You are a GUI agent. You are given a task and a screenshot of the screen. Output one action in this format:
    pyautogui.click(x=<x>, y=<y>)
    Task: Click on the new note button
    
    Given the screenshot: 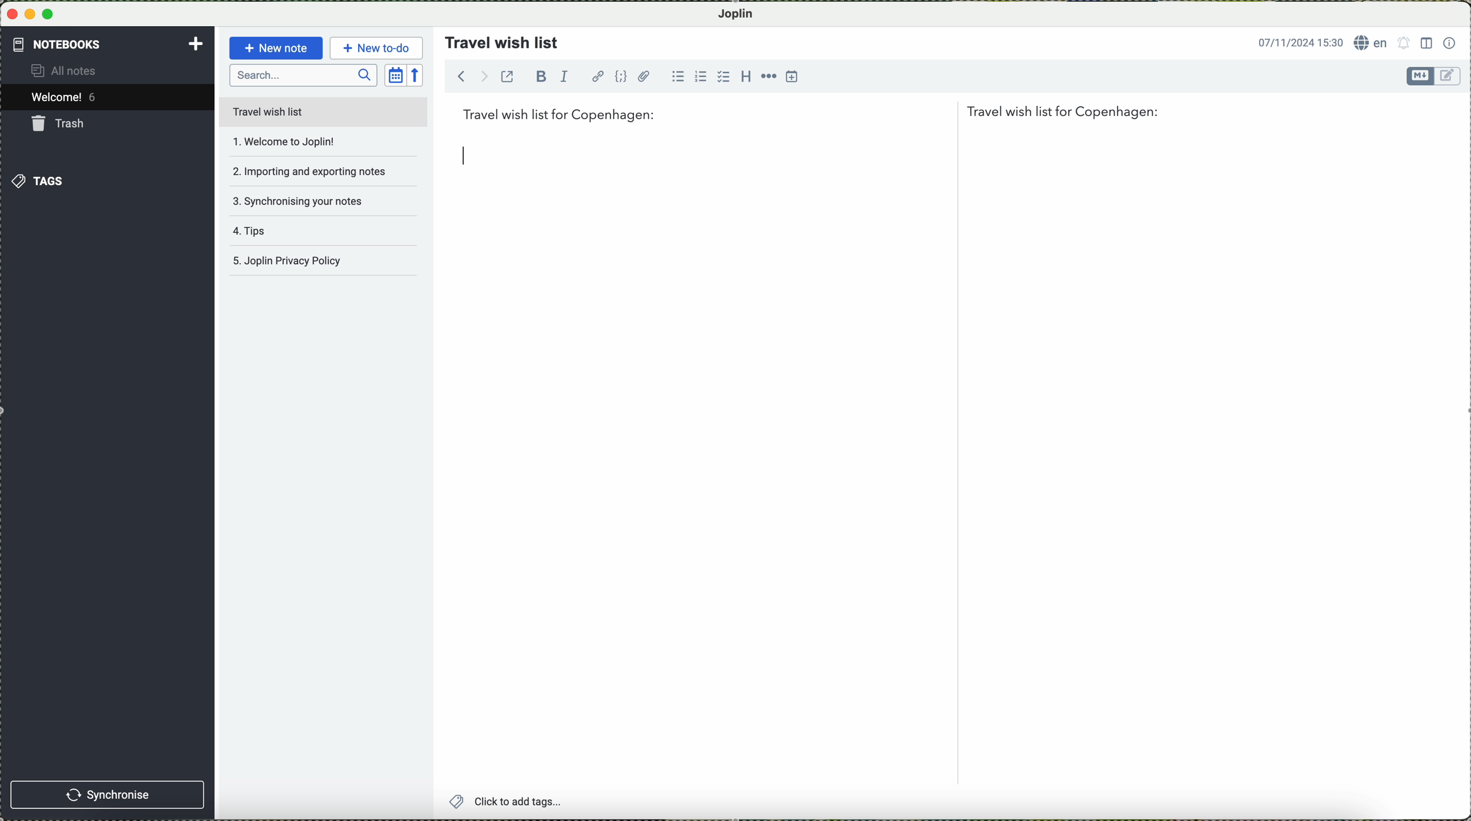 What is the action you would take?
    pyautogui.click(x=274, y=48)
    